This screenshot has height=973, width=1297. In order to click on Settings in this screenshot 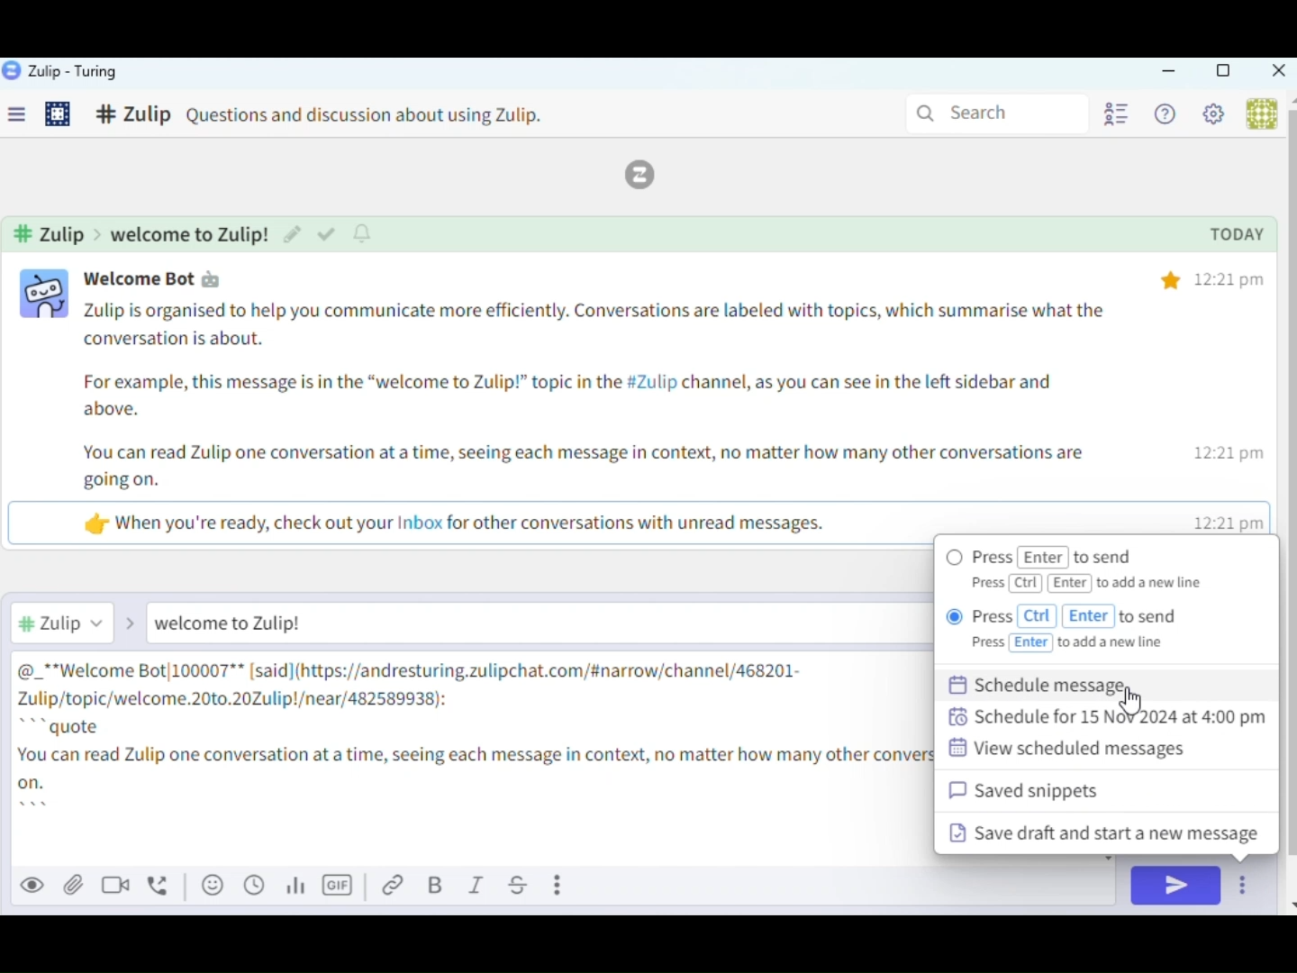, I will do `click(1218, 117)`.